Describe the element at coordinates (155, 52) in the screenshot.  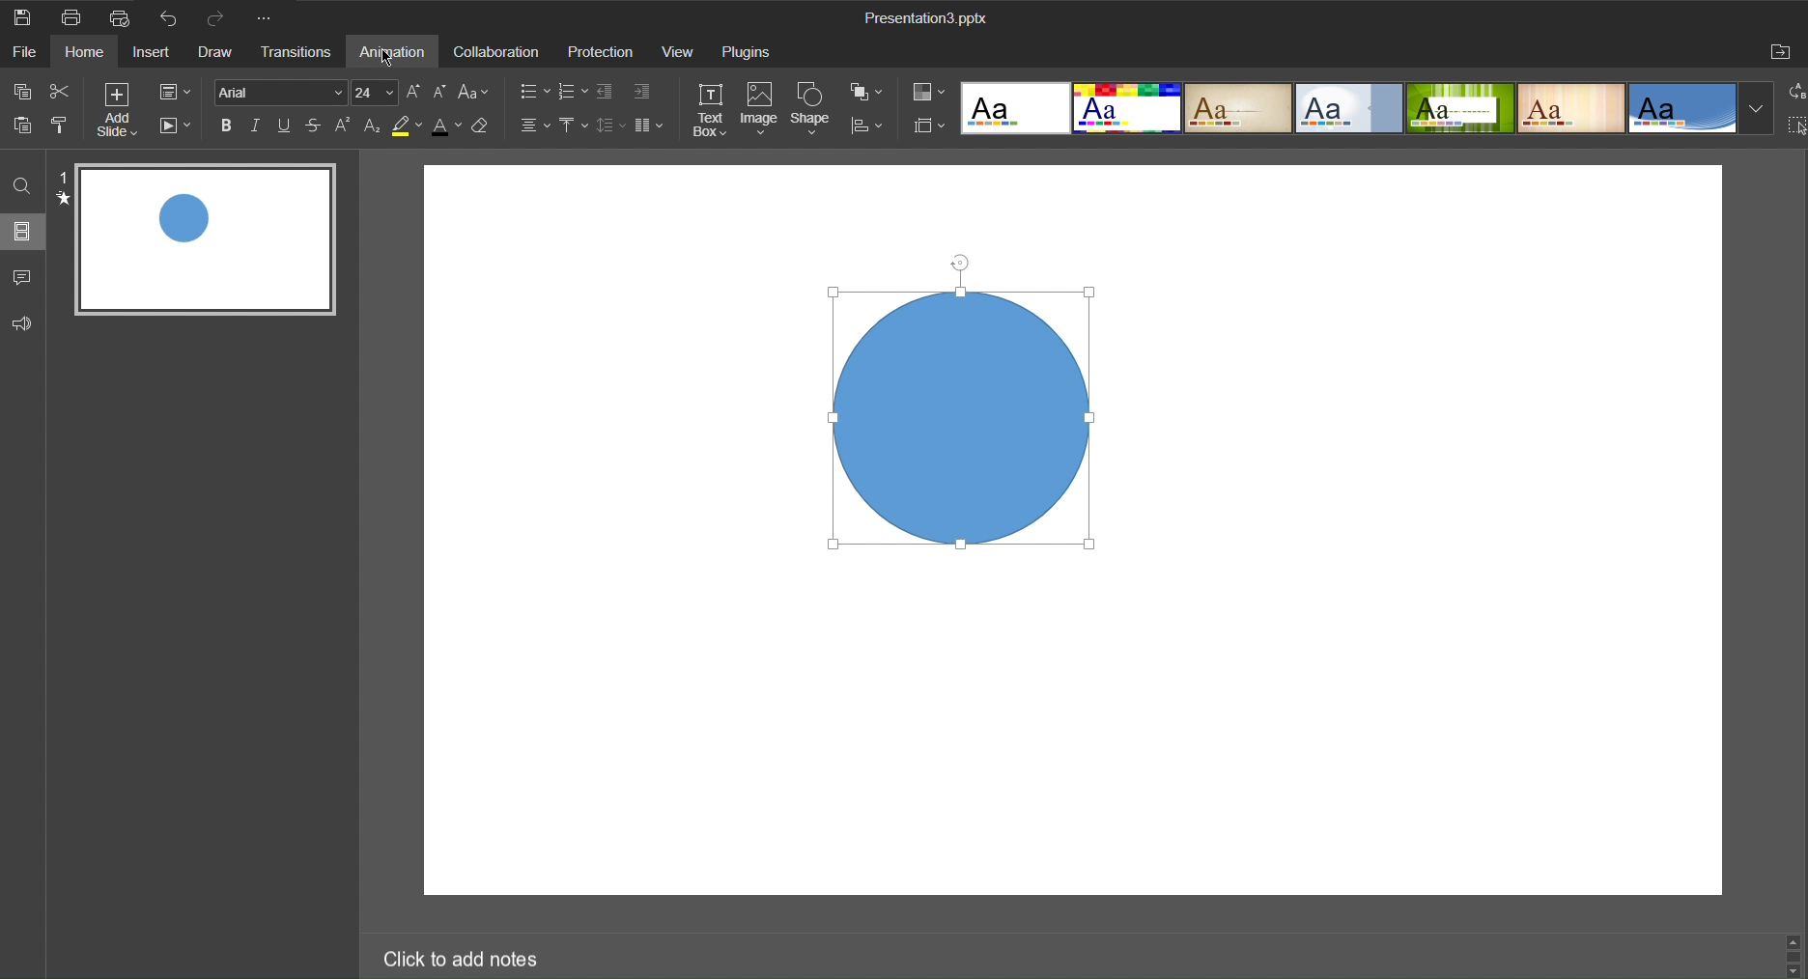
I see `Insert` at that location.